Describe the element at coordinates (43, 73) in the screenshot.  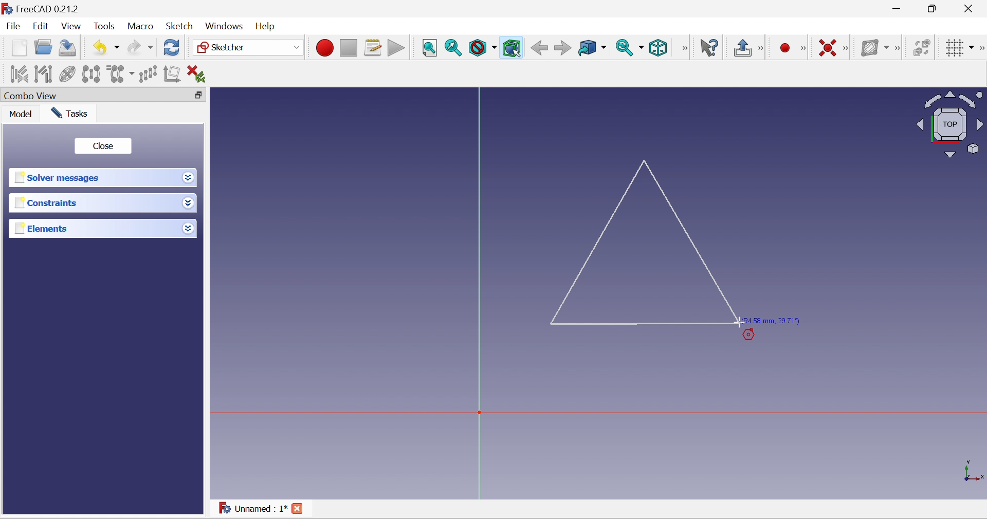
I see `Select associated geometry` at that location.